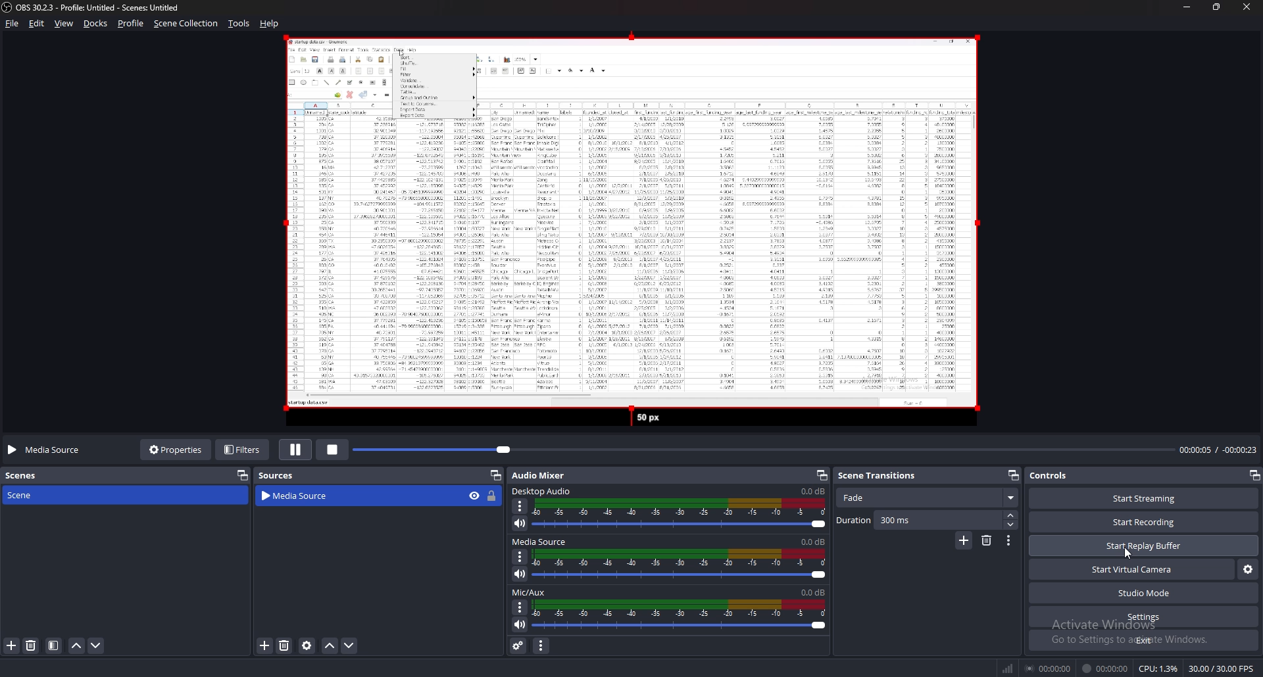  I want to click on move scene down, so click(95, 646).